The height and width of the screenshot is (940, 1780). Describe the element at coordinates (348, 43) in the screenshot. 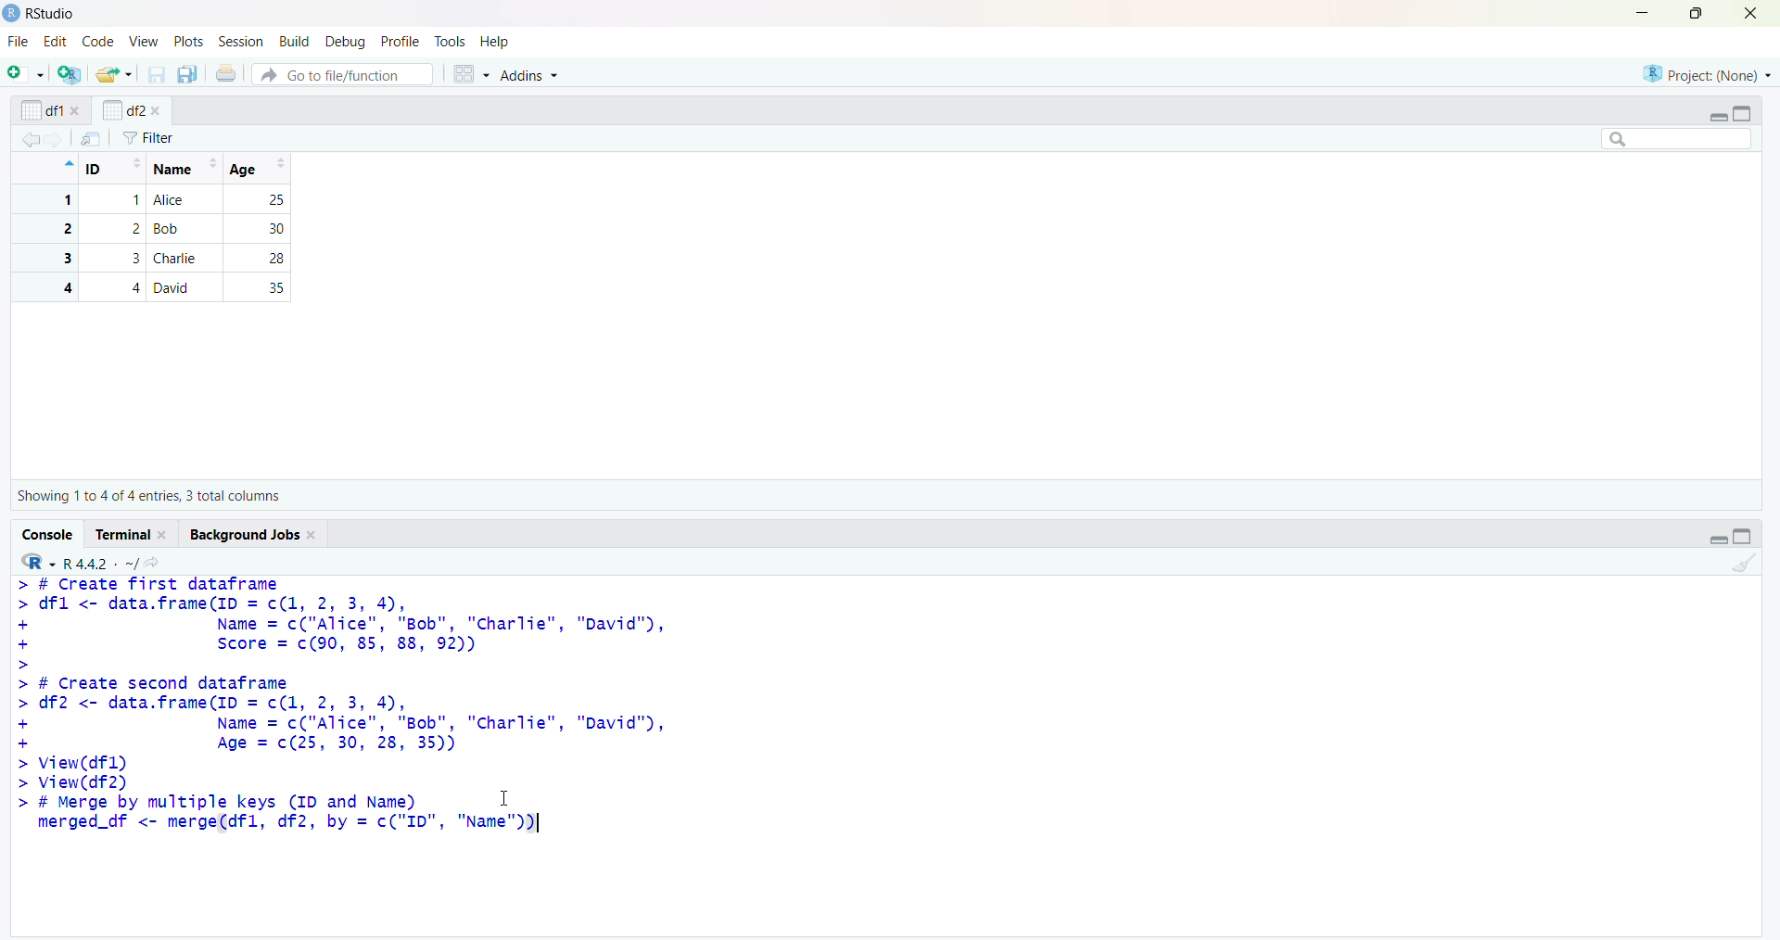

I see `debug` at that location.